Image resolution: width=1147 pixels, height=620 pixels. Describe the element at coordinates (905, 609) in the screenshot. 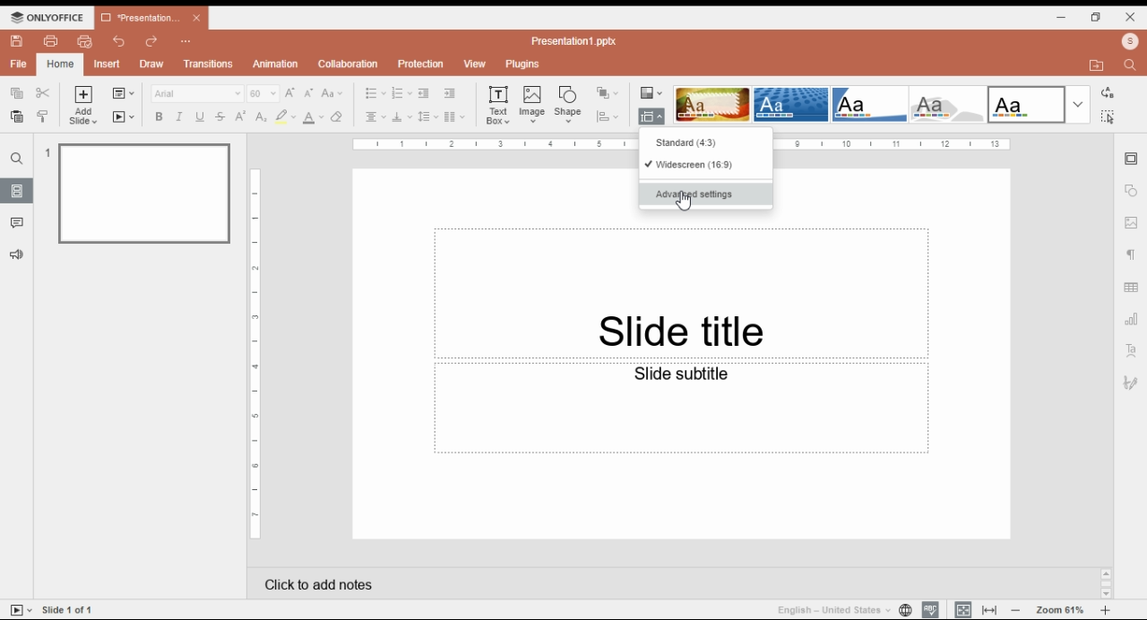

I see `set document language` at that location.